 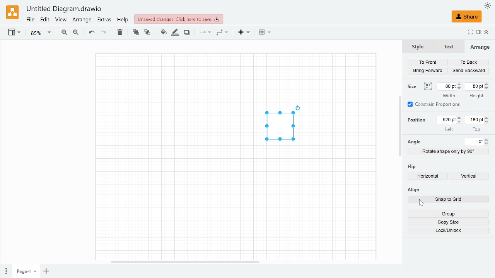 I want to click on Constrain proportions, so click(x=434, y=104).